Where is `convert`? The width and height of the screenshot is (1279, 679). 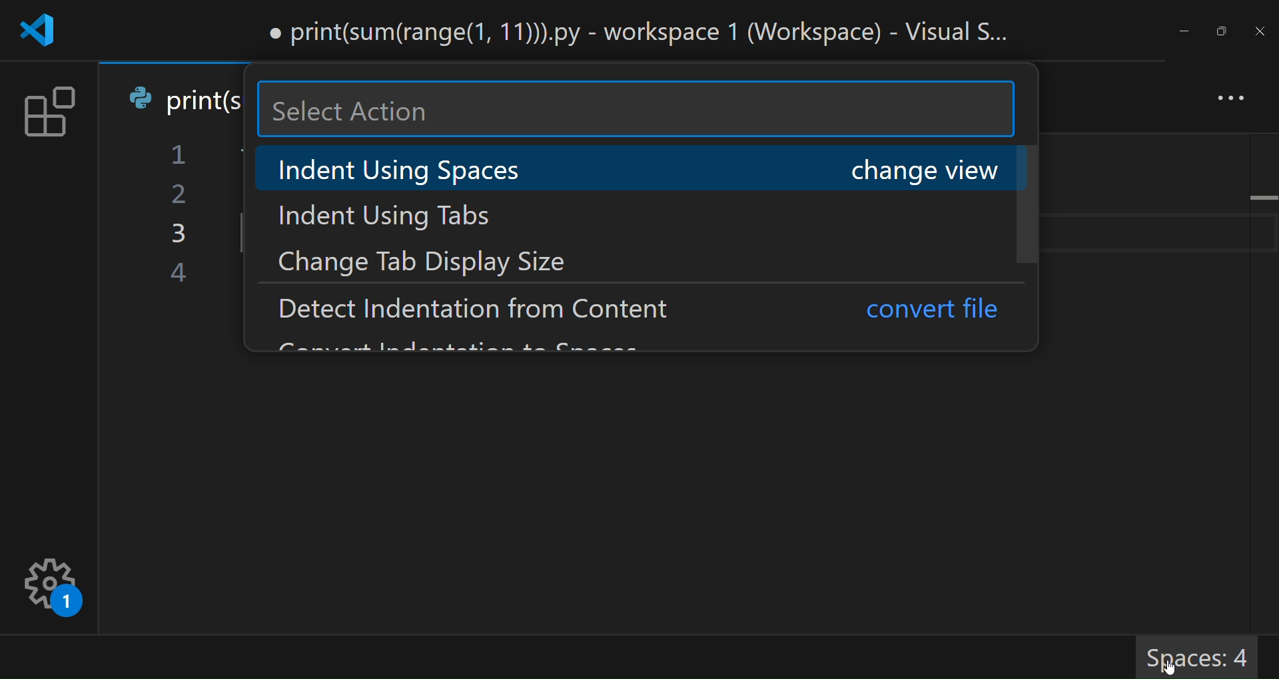 convert is located at coordinates (937, 308).